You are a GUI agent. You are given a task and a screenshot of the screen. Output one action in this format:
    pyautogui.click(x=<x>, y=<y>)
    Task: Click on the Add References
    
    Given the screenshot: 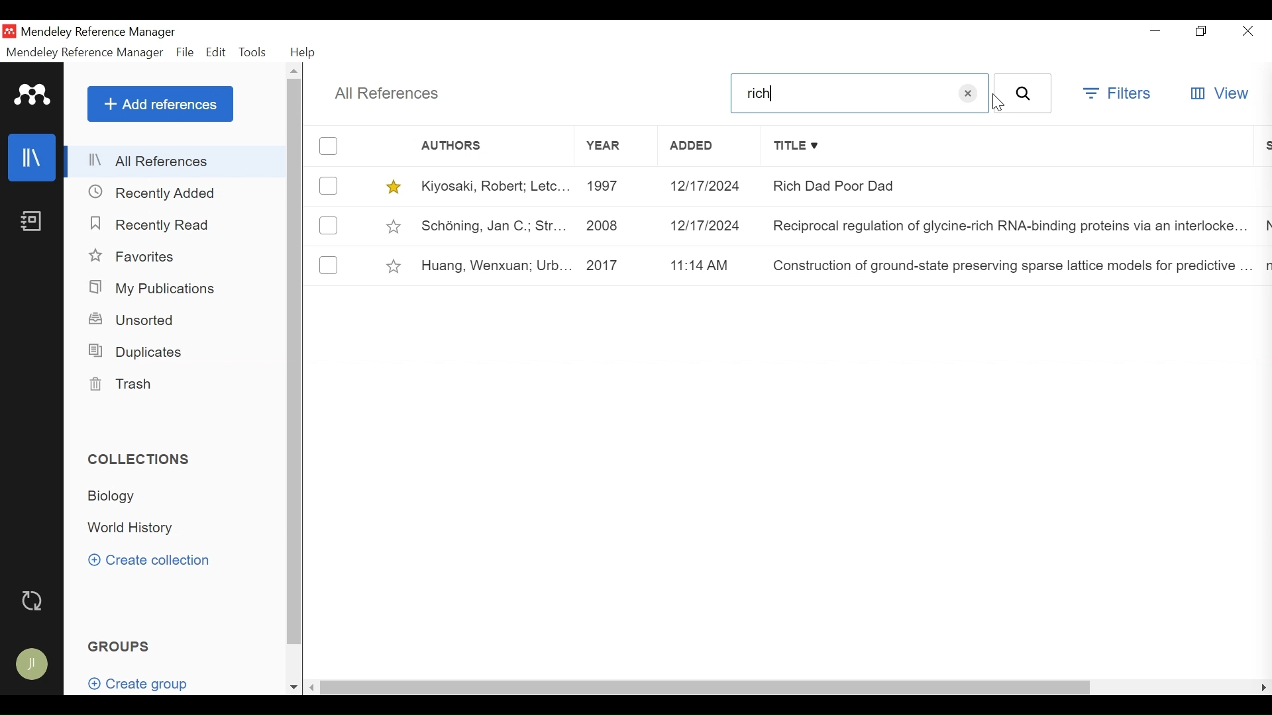 What is the action you would take?
    pyautogui.click(x=160, y=103)
    